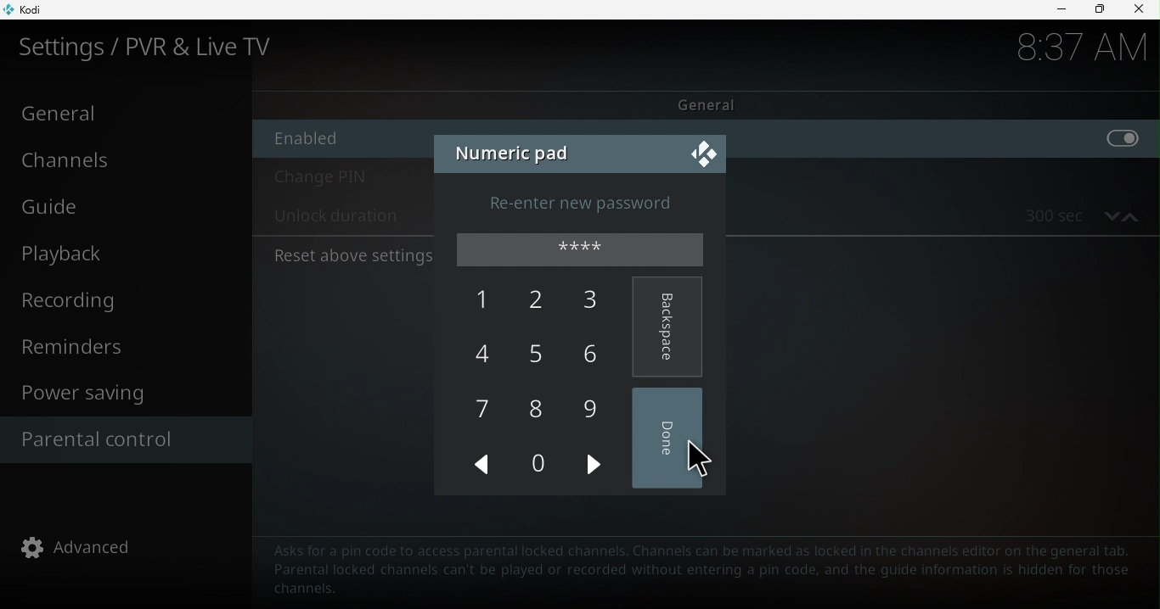 The height and width of the screenshot is (609, 1160). What do you see at coordinates (709, 104) in the screenshot?
I see `General` at bounding box center [709, 104].